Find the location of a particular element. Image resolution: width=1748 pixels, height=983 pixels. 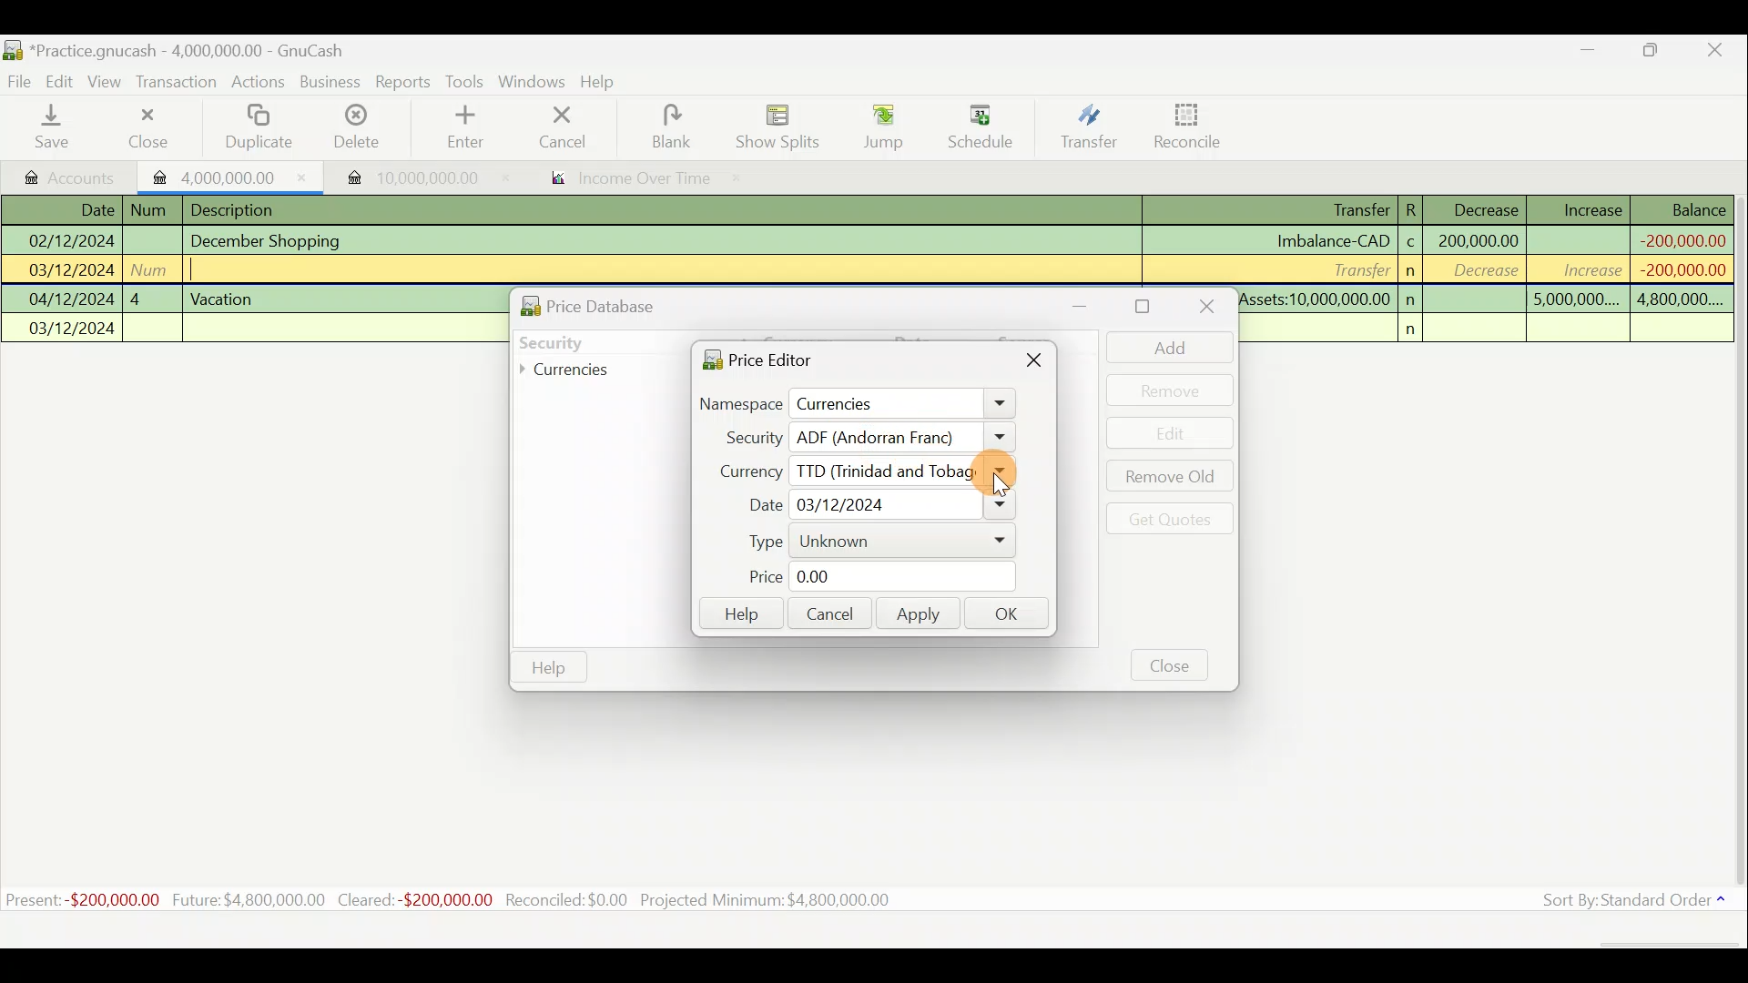

Help is located at coordinates (739, 614).